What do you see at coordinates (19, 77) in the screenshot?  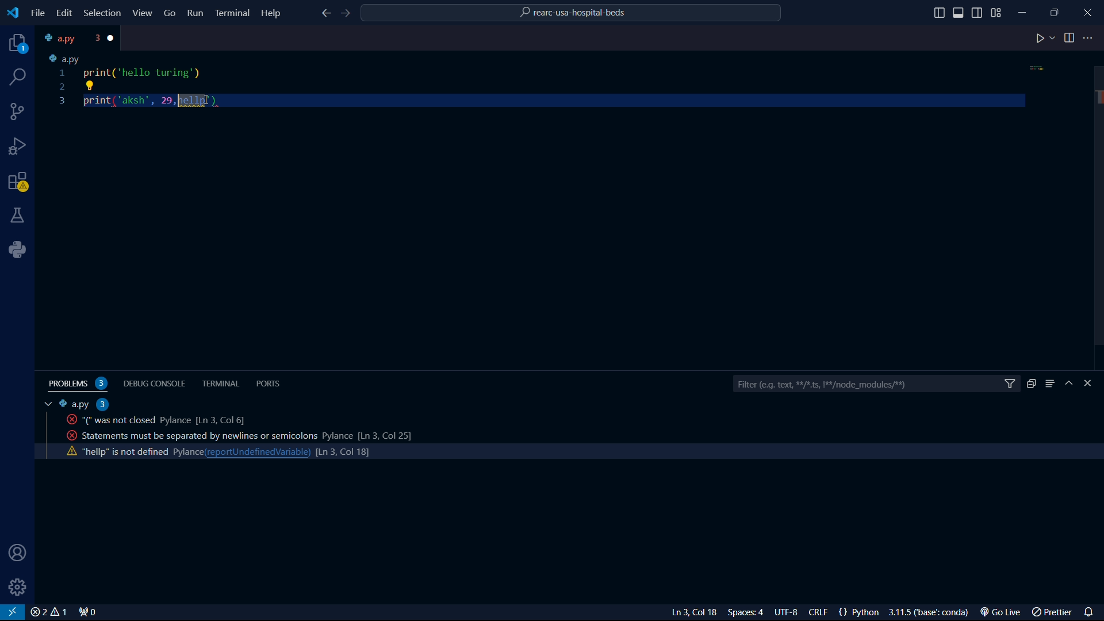 I see `search` at bounding box center [19, 77].